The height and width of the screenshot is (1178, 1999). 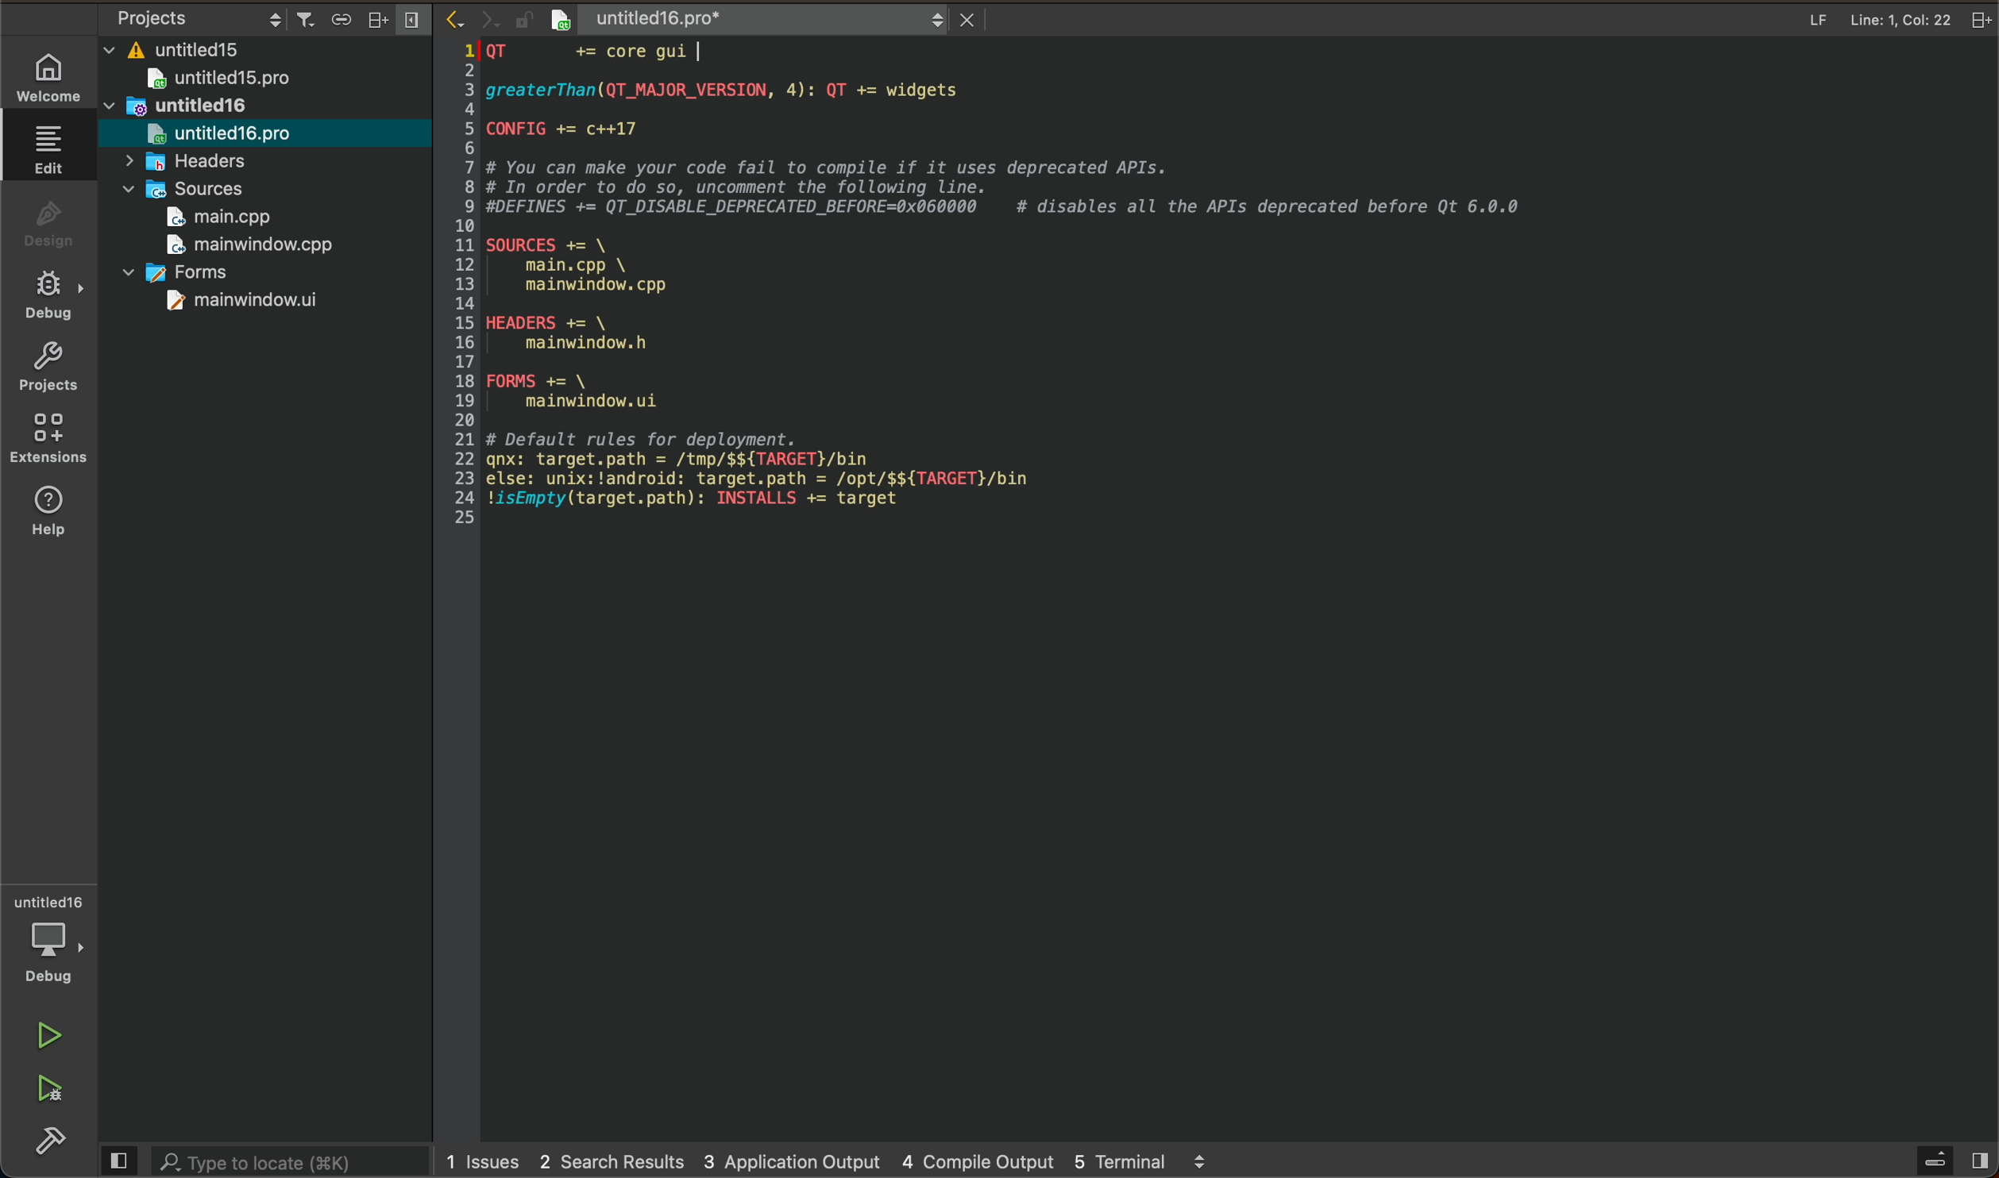 What do you see at coordinates (260, 1161) in the screenshot?
I see `search` at bounding box center [260, 1161].